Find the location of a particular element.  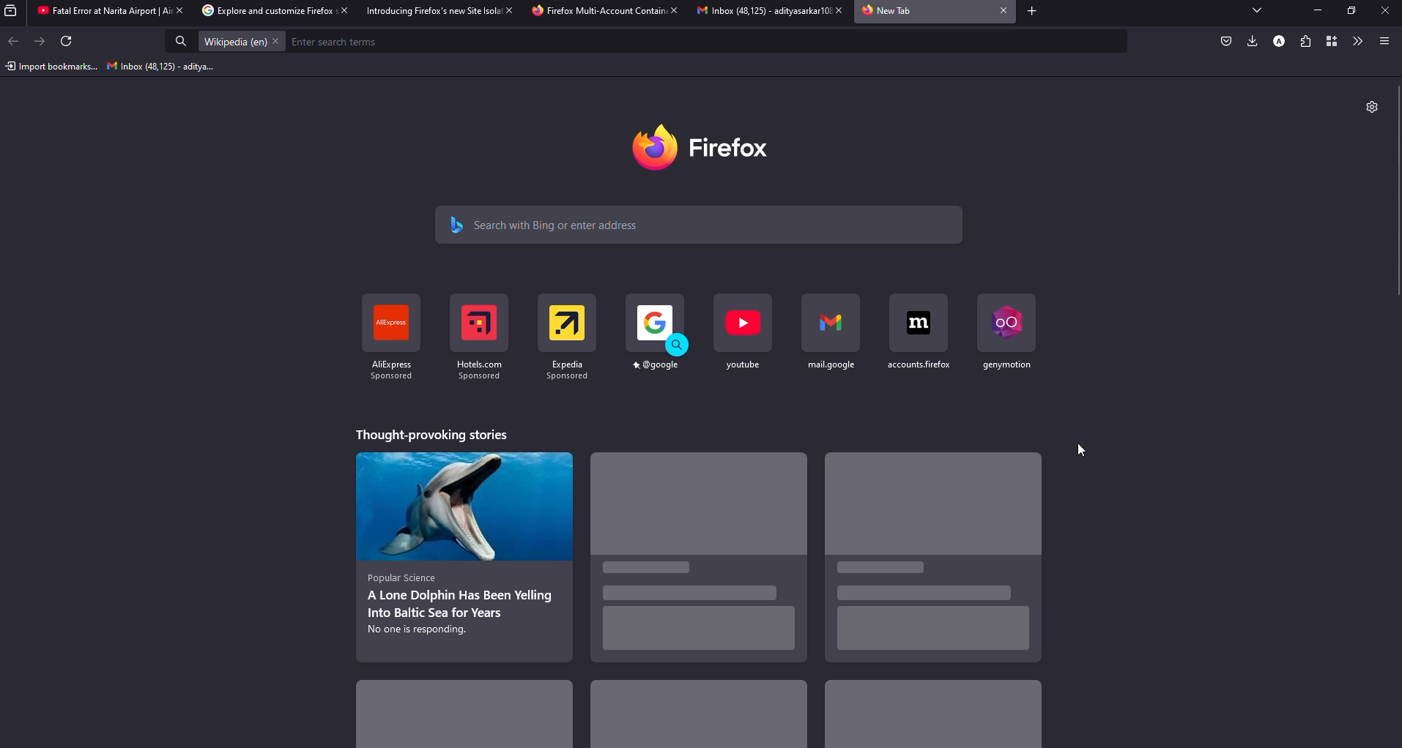

search is located at coordinates (549, 223).